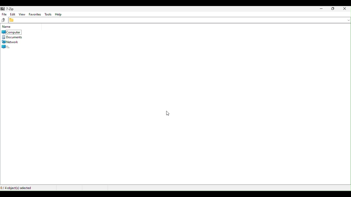  Describe the element at coordinates (180, 20) in the screenshot. I see `File address bar` at that location.